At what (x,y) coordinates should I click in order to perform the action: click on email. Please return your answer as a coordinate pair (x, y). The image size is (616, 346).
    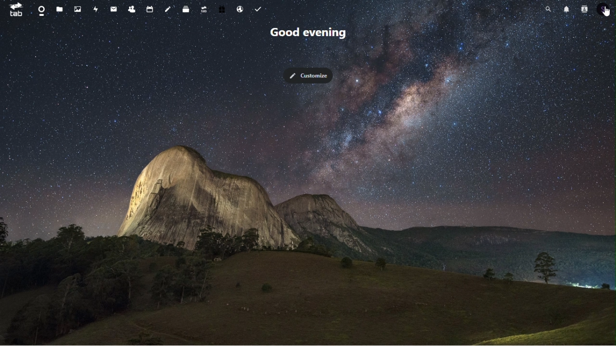
    Looking at the image, I should click on (113, 8).